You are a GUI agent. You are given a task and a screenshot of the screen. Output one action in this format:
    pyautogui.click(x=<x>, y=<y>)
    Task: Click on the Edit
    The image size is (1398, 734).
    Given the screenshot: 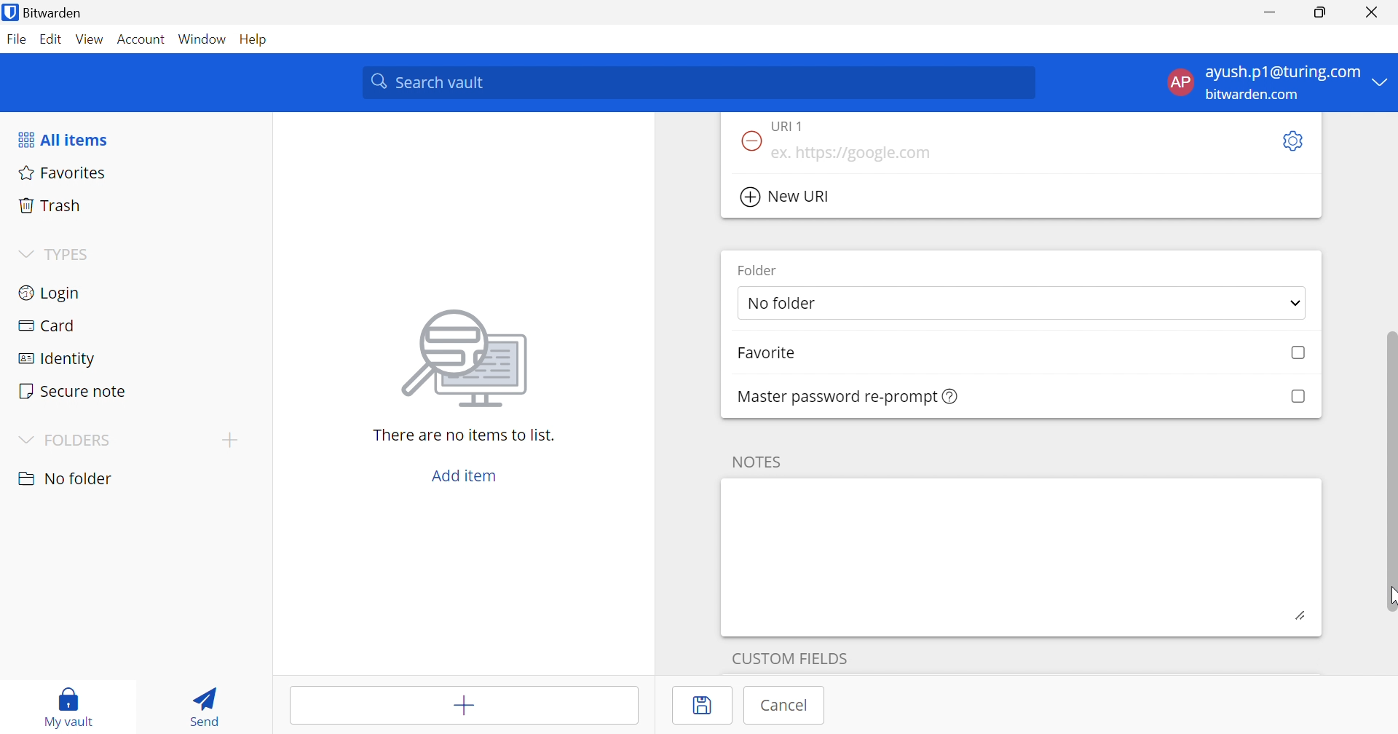 What is the action you would take?
    pyautogui.click(x=50, y=40)
    